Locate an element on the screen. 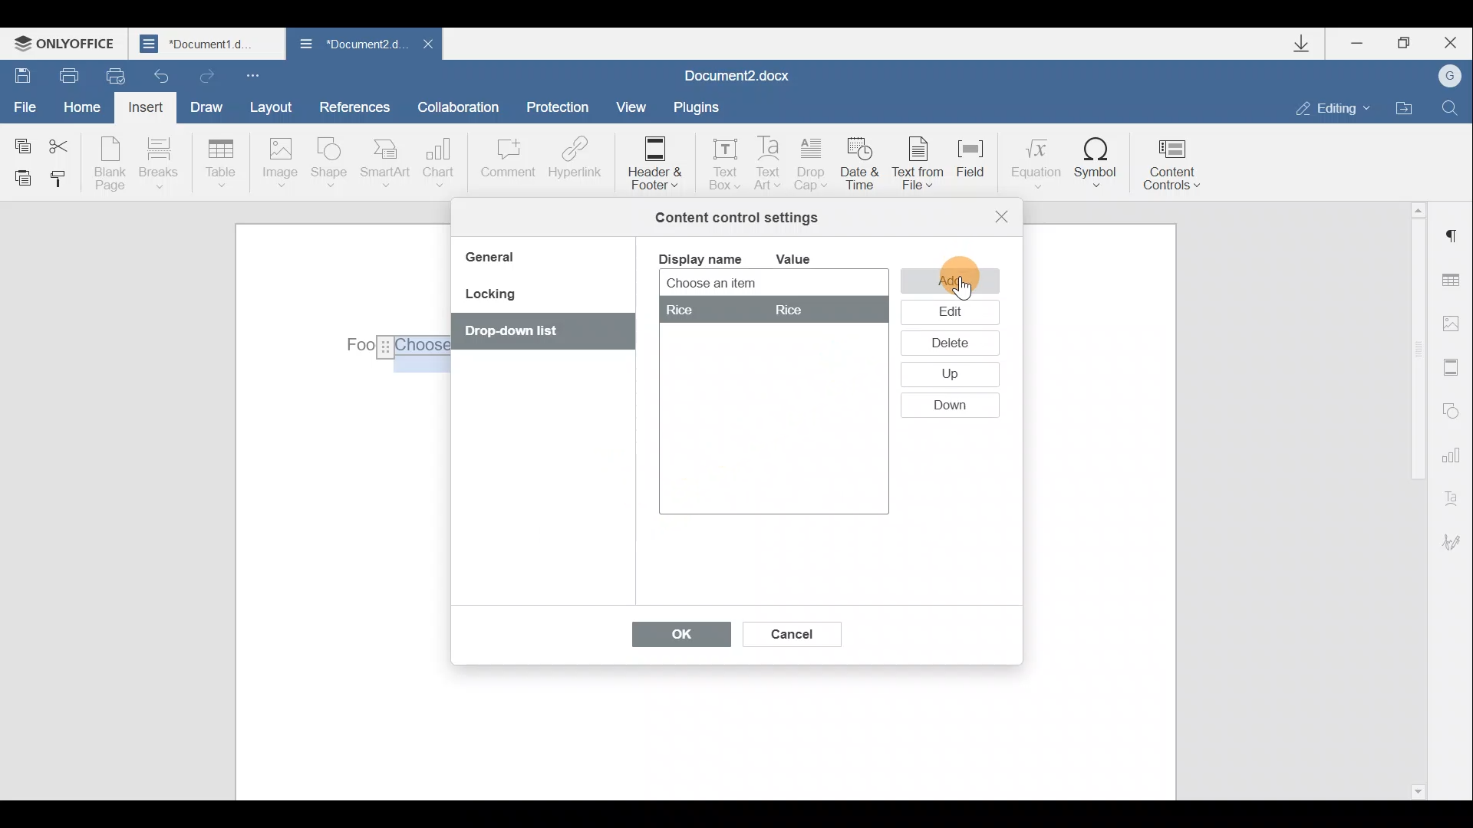  Shapes settings is located at coordinates (1452, 409).